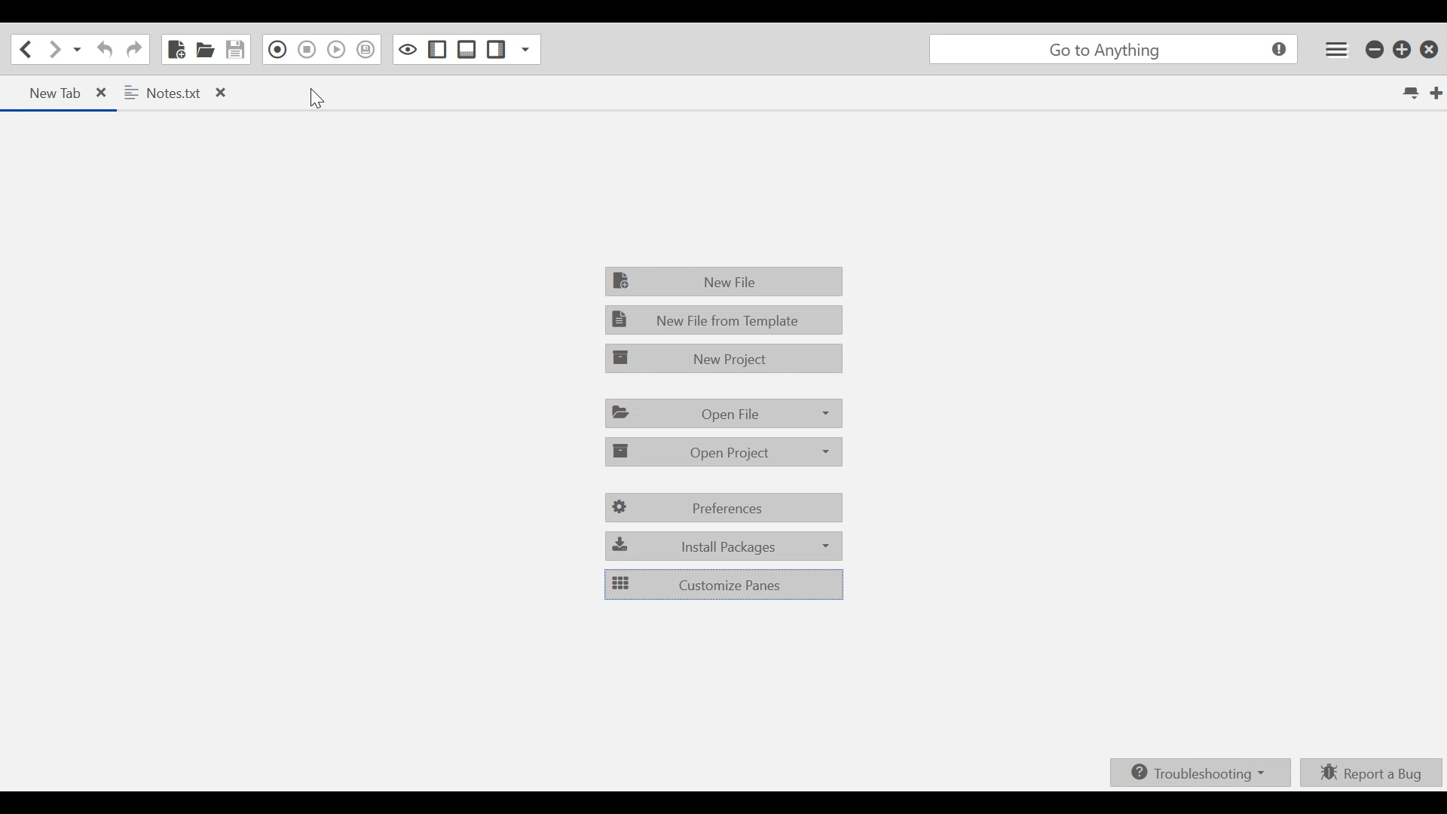 The width and height of the screenshot is (1447, 814). I want to click on Open Tab, so click(180, 93).